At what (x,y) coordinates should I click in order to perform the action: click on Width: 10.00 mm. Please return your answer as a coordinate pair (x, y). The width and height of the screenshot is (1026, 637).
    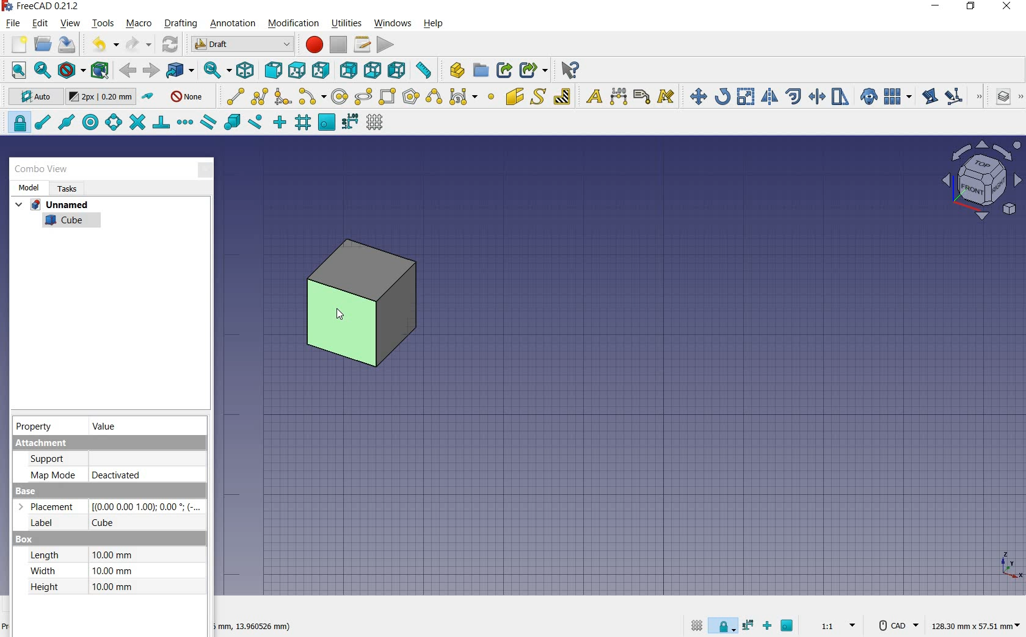
    Looking at the image, I should click on (81, 571).